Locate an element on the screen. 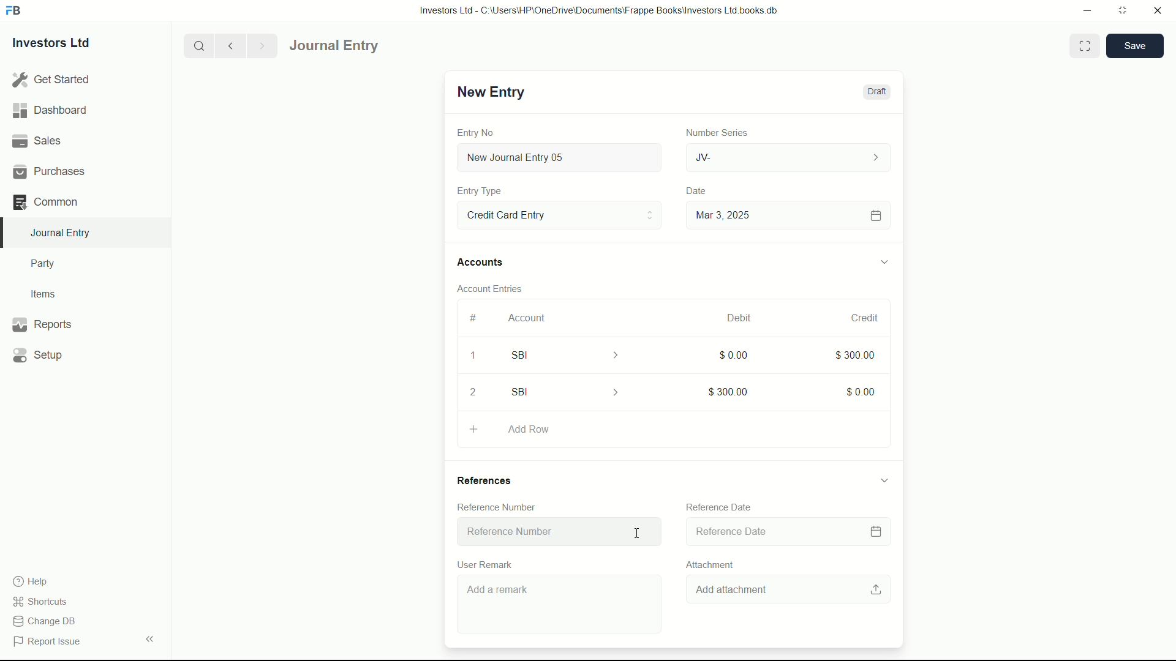  Add a remark is located at coordinates (562, 607).